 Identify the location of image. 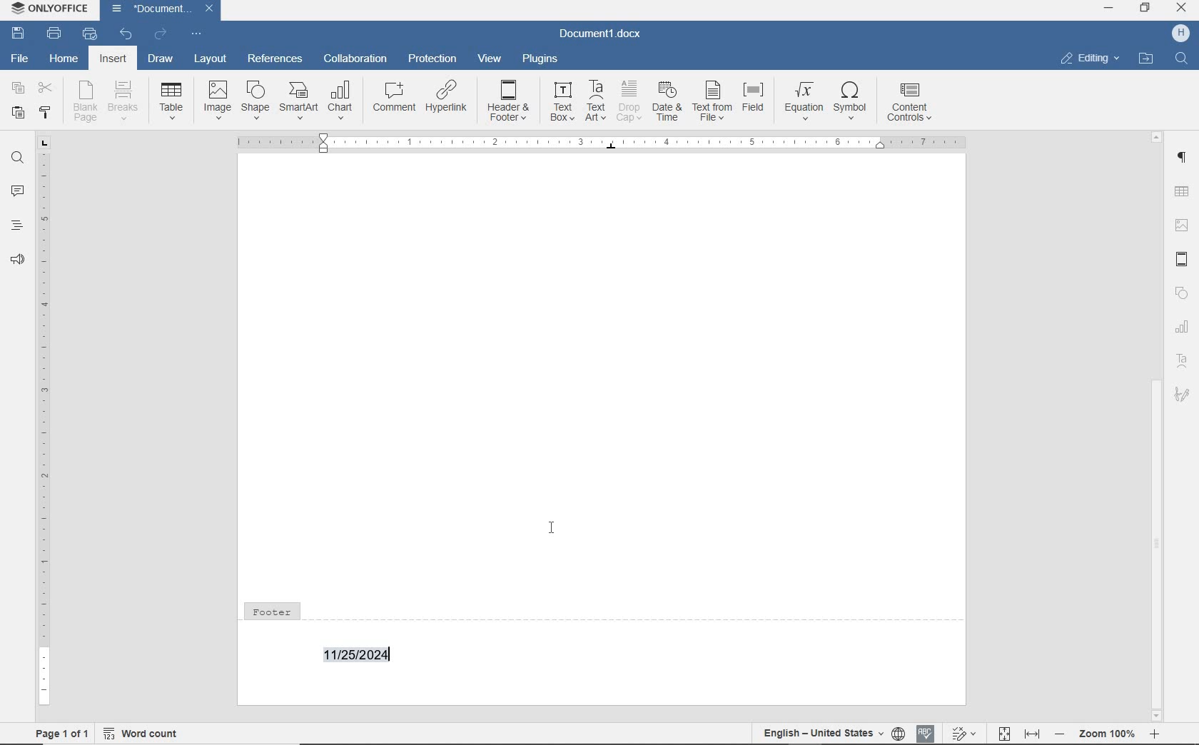
(218, 99).